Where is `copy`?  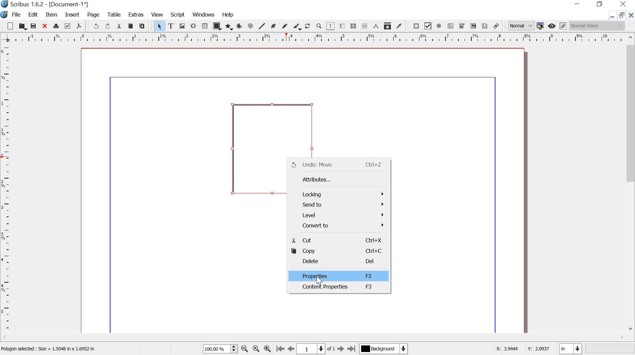
copy is located at coordinates (131, 26).